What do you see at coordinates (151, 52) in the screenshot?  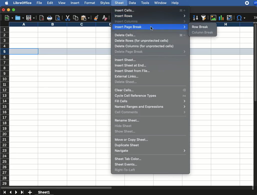 I see `delete page break` at bounding box center [151, 52].